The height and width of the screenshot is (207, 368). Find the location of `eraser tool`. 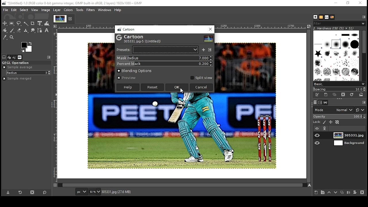

eraser tool is located at coordinates (19, 30).